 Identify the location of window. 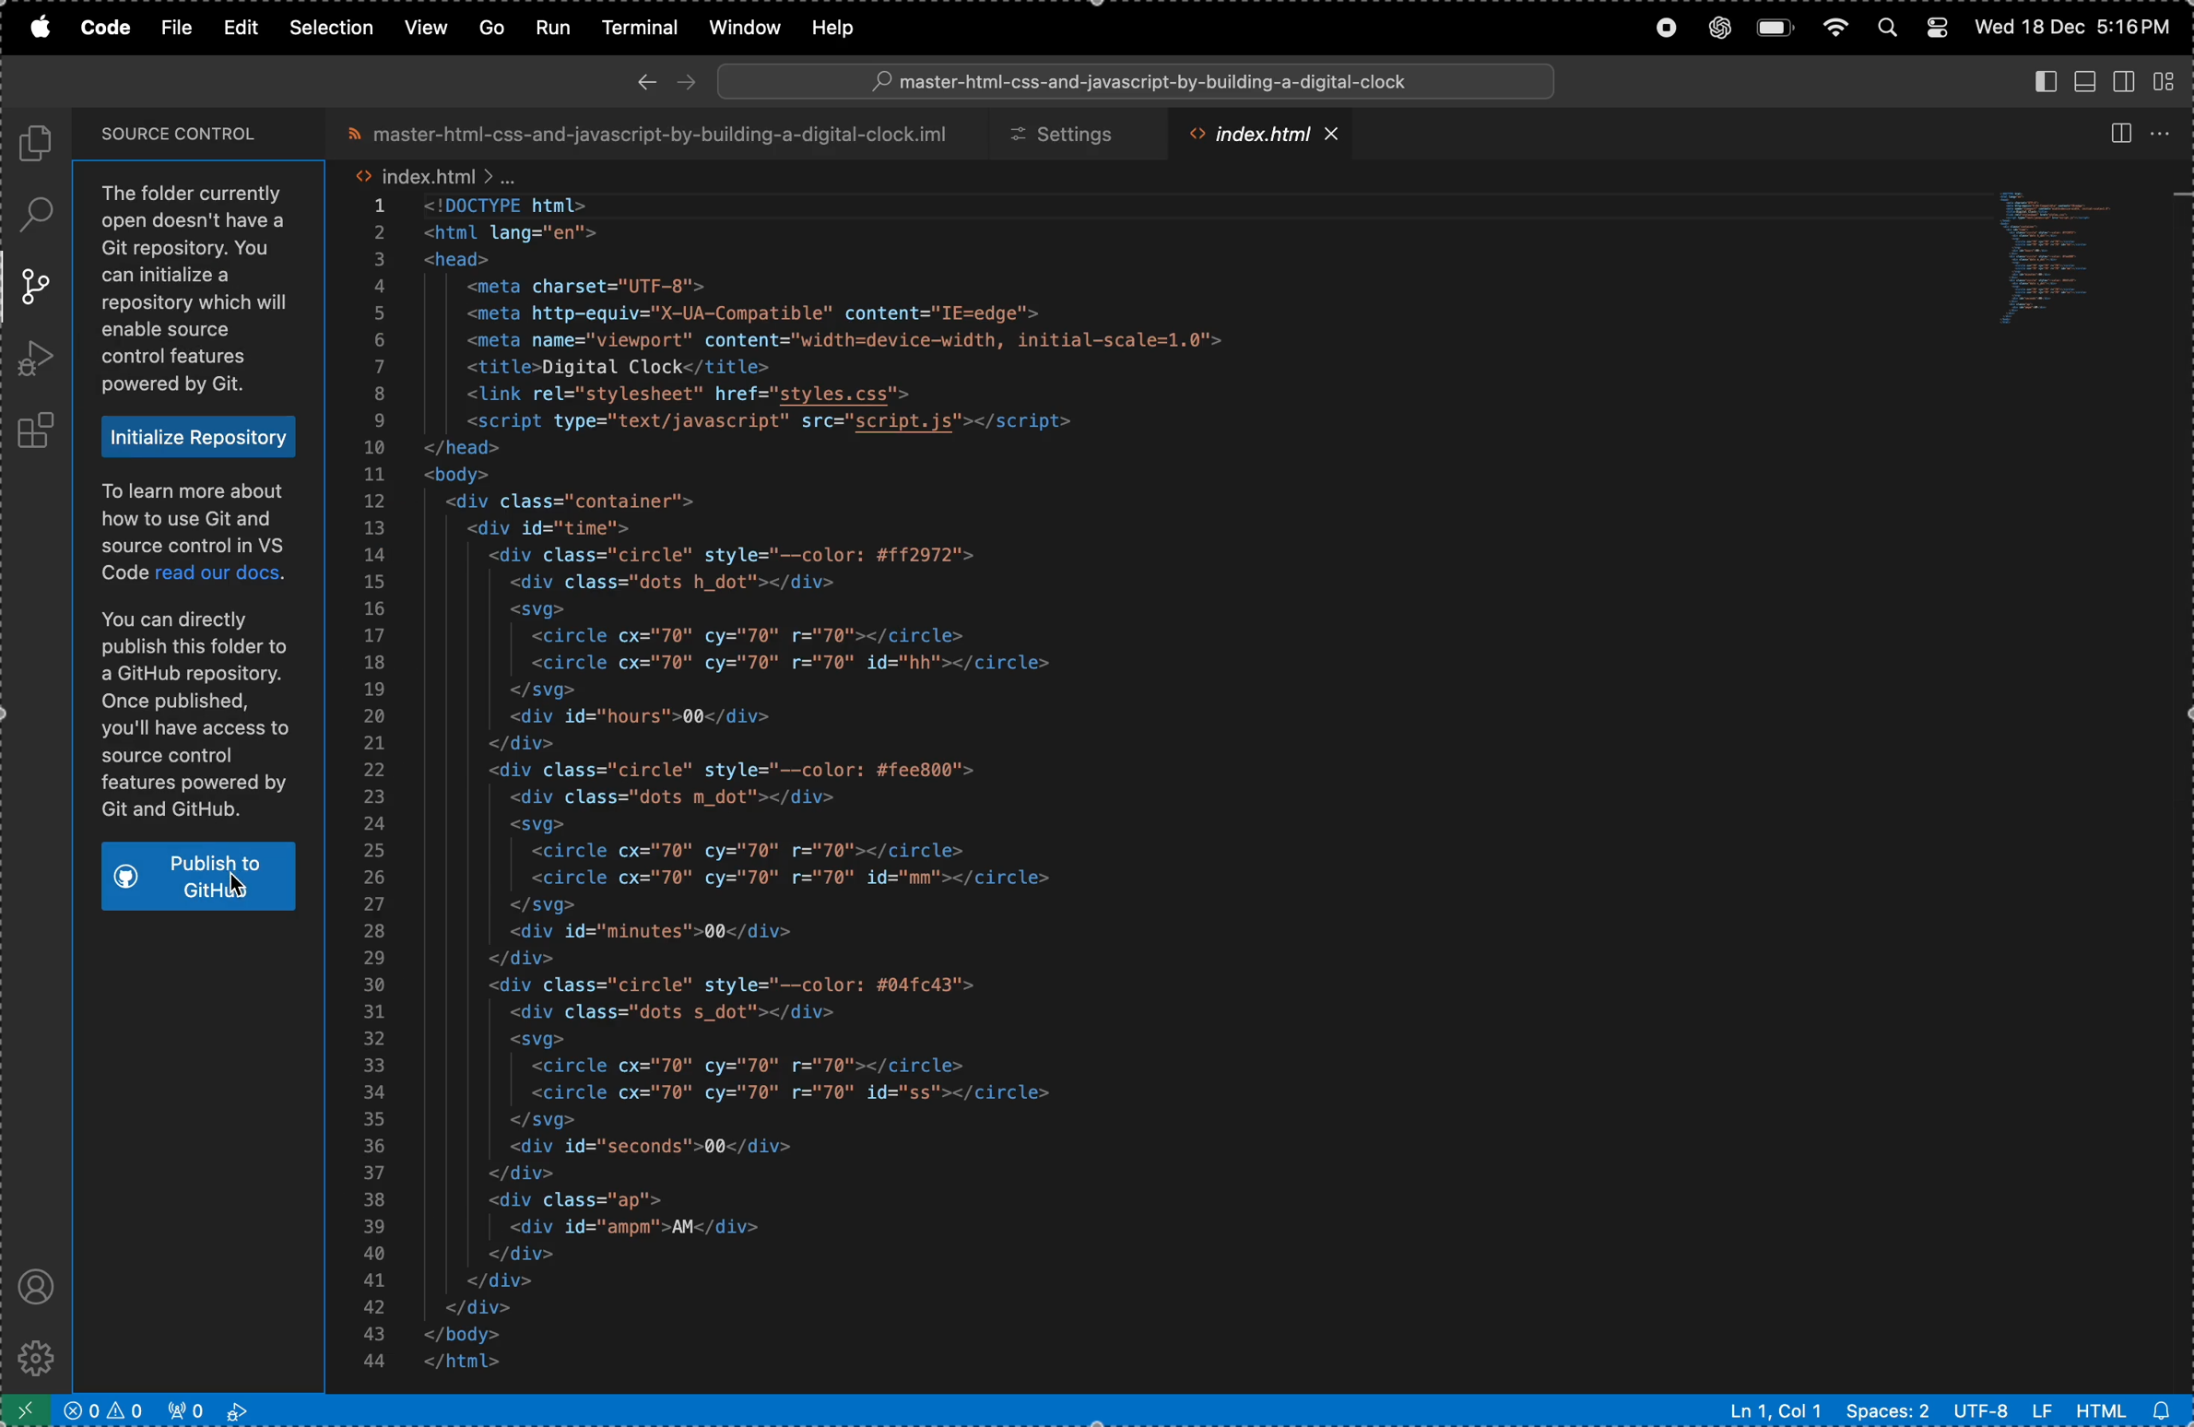
(738, 29).